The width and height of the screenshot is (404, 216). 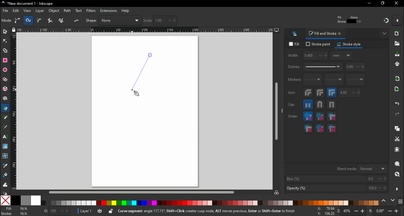 I want to click on gradient tool, so click(x=5, y=147).